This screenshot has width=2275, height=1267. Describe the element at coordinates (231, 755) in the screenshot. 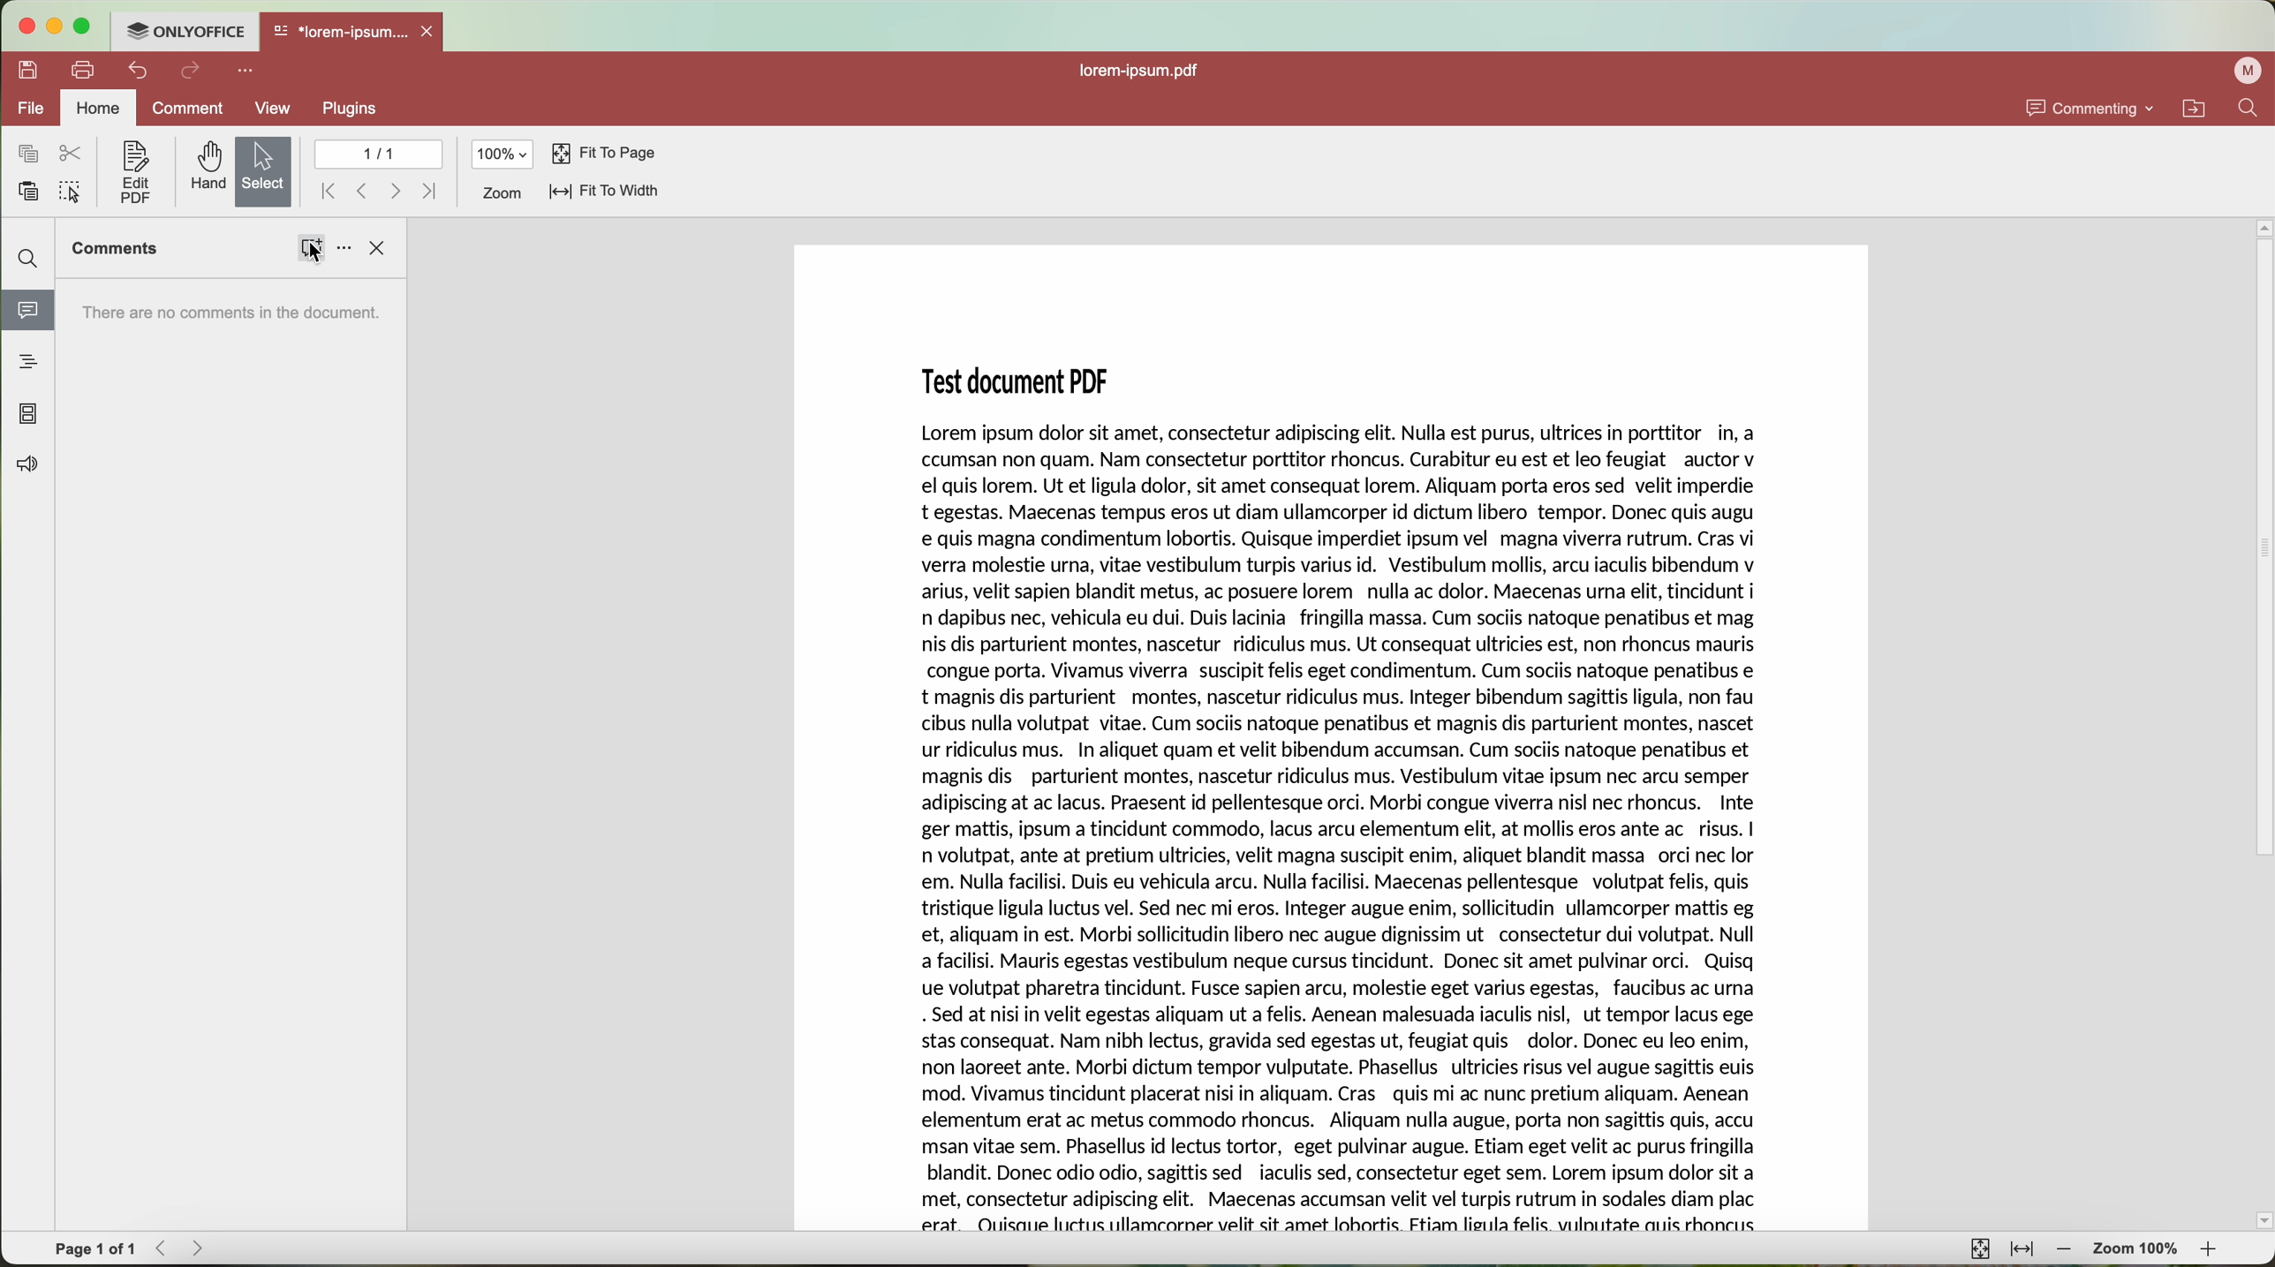

I see `sidebar` at that location.